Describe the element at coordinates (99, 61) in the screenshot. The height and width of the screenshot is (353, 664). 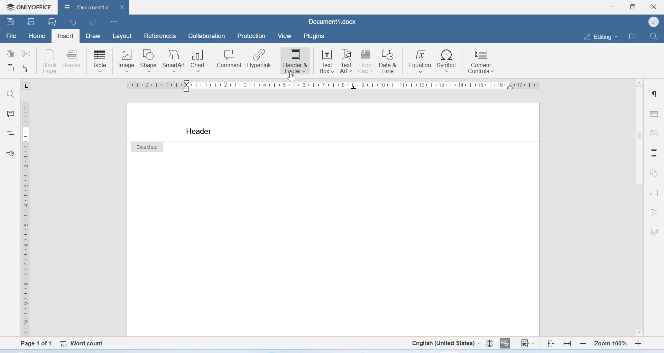
I see `Table` at that location.